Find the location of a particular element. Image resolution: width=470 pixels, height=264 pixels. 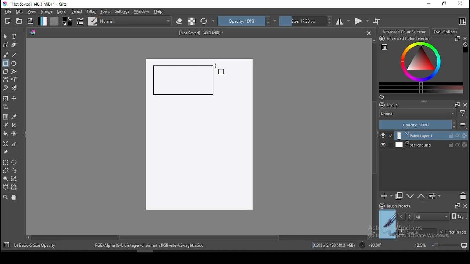

tools is located at coordinates (105, 11).